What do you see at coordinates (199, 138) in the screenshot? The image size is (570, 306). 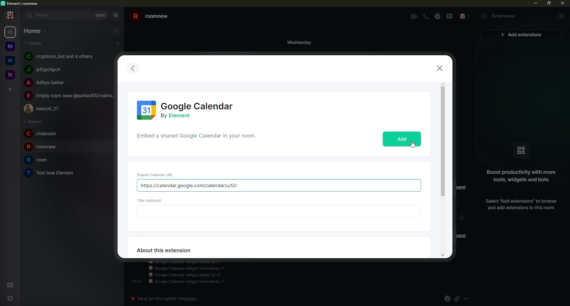 I see `shared` at bounding box center [199, 138].